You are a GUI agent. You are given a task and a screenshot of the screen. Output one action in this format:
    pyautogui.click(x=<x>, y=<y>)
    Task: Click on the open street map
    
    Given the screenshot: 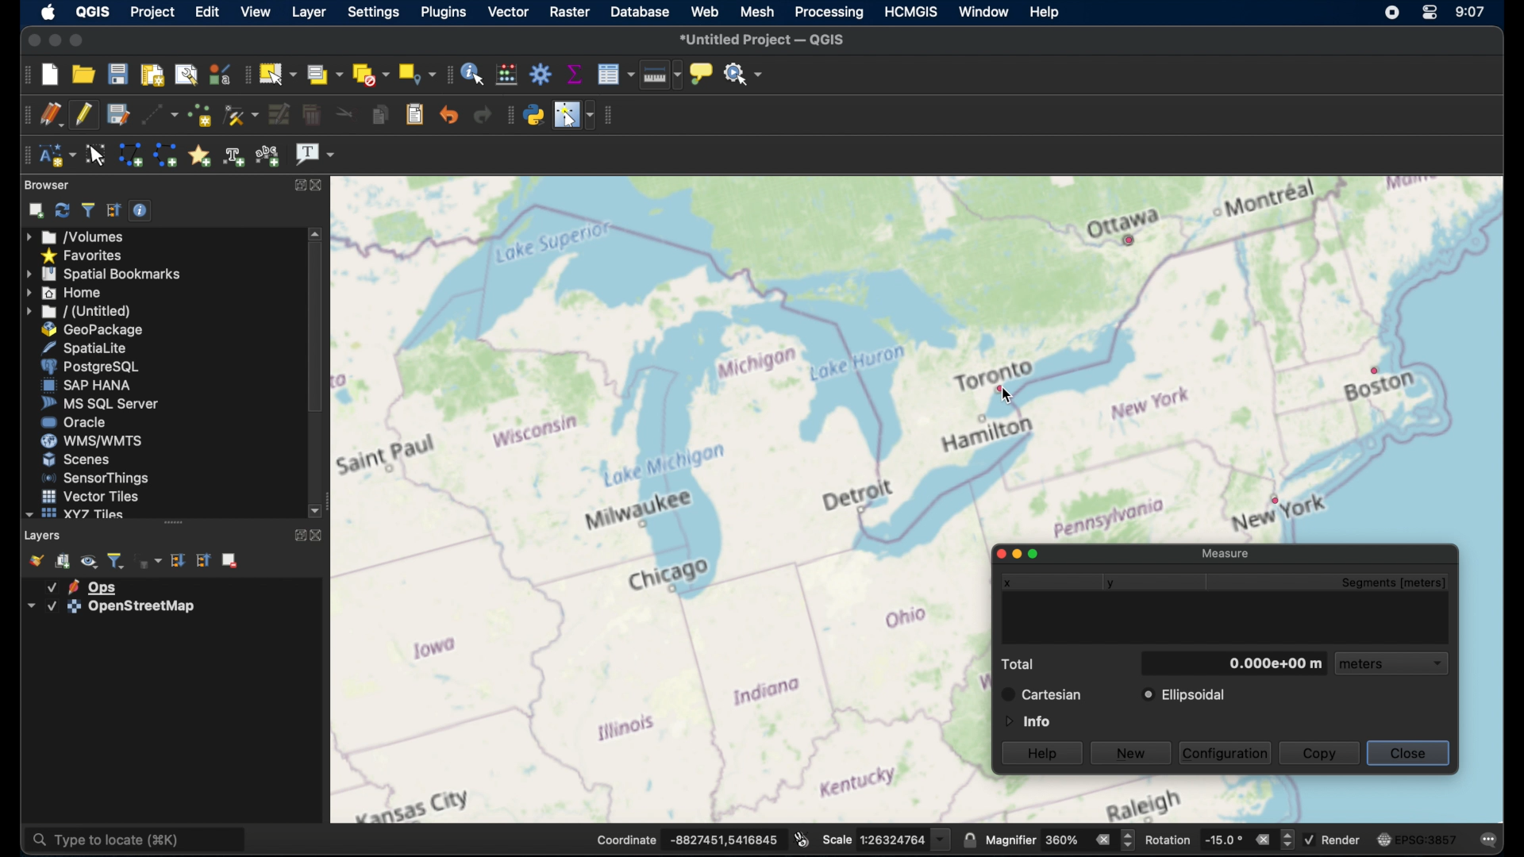 What is the action you would take?
    pyautogui.click(x=1384, y=444)
    